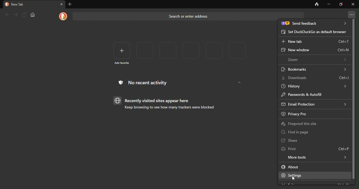 The image size is (359, 189). What do you see at coordinates (341, 4) in the screenshot?
I see `maximize` at bounding box center [341, 4].